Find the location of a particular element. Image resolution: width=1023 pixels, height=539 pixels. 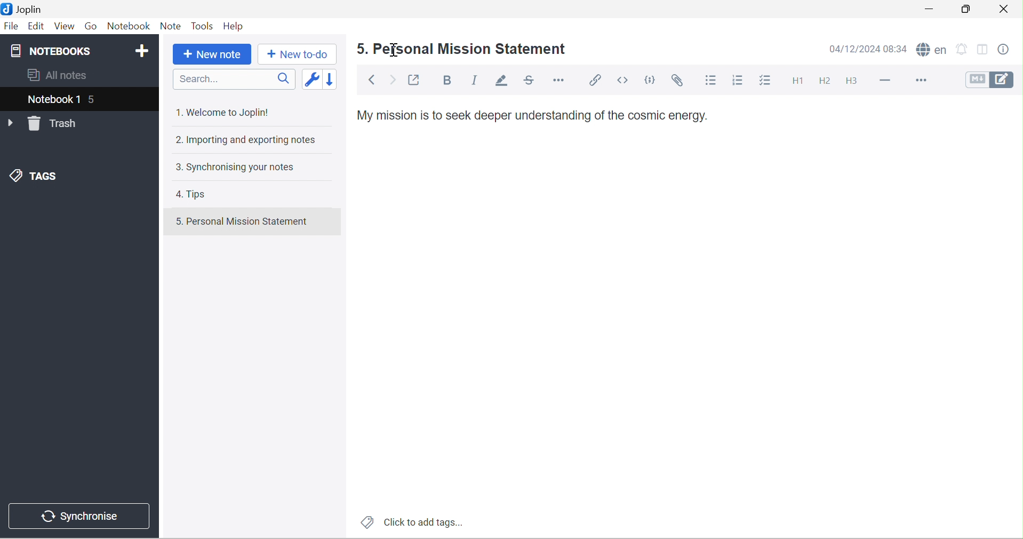

Edit is located at coordinates (36, 26).